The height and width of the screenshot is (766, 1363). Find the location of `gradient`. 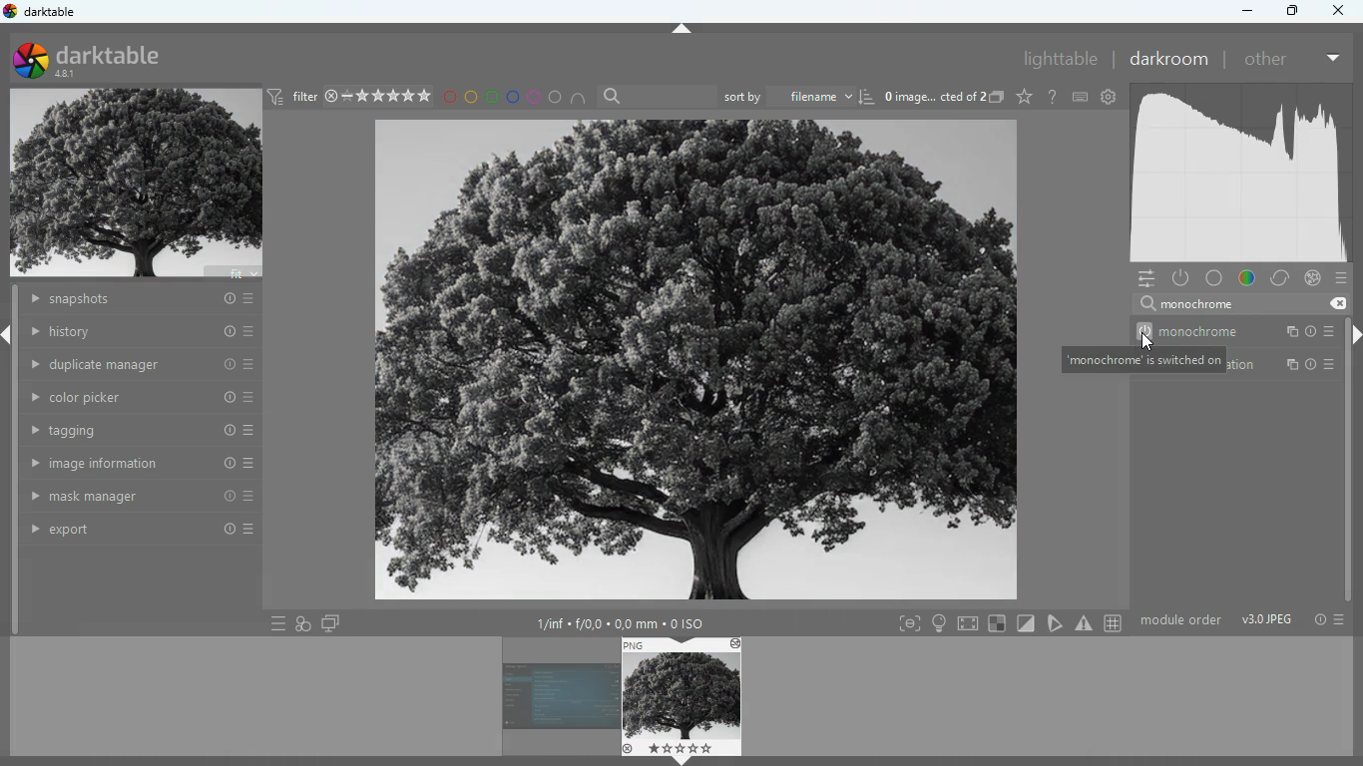

gradient is located at coordinates (1237, 170).